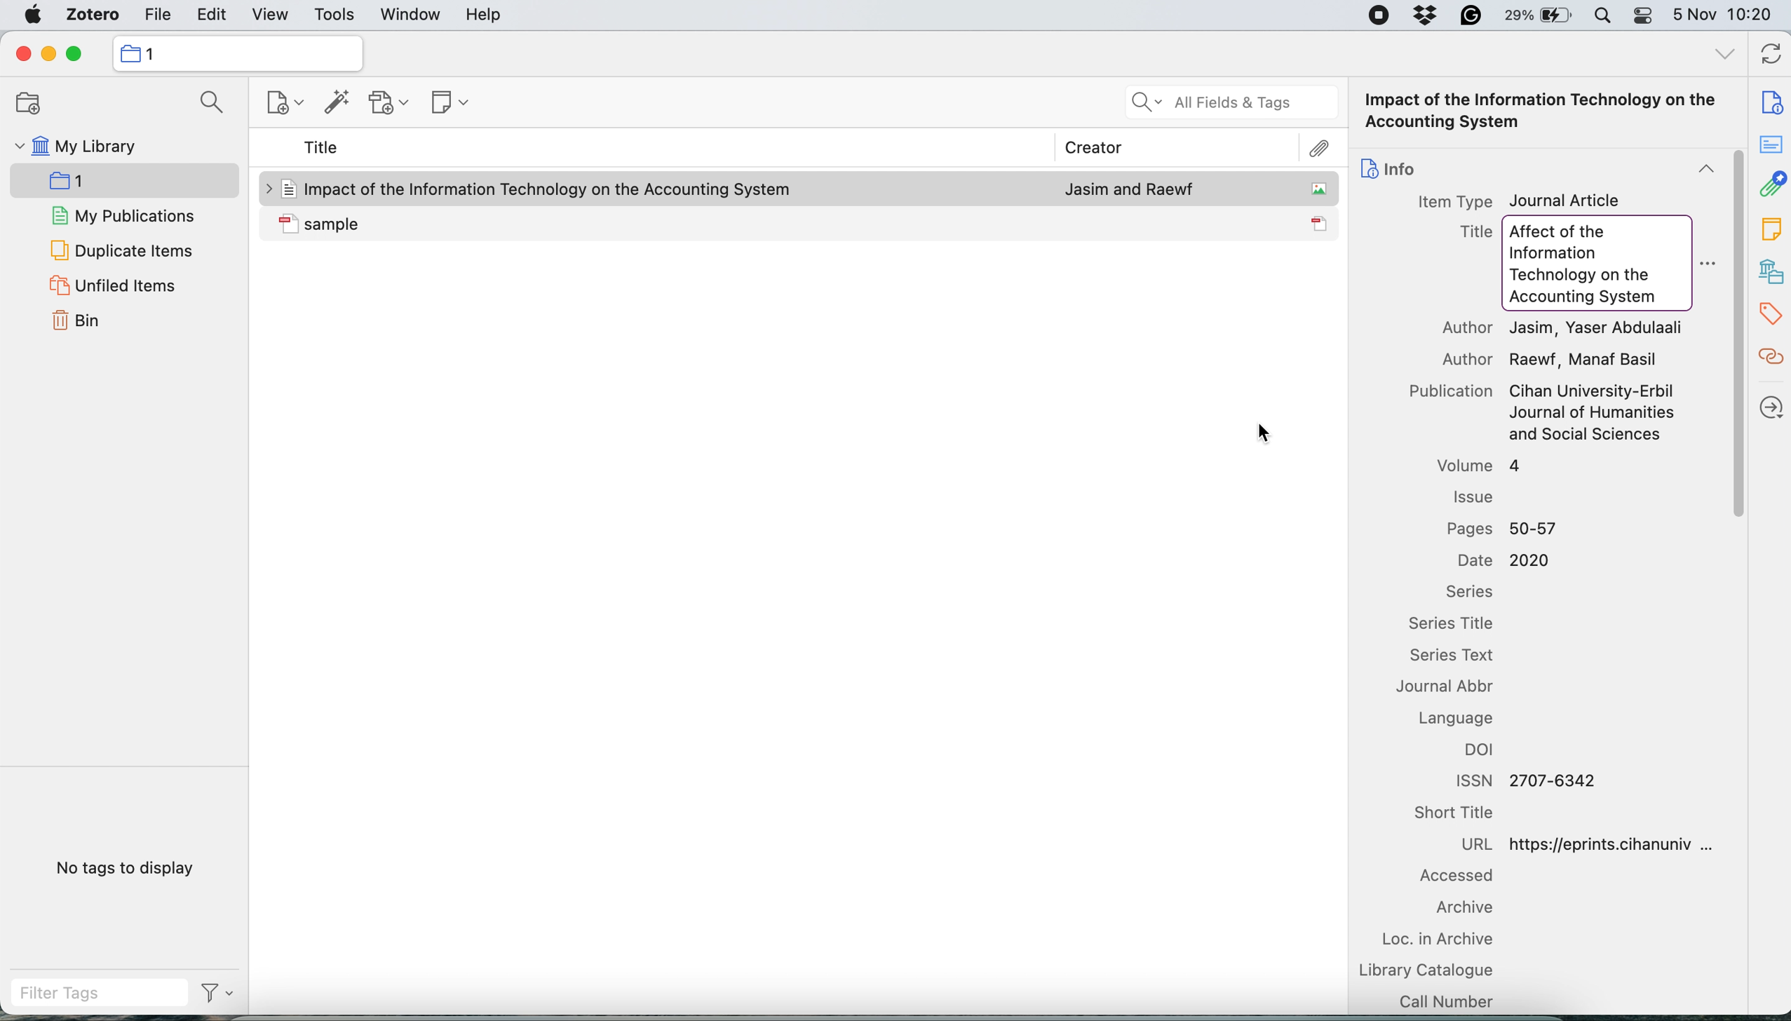 This screenshot has height=1021, width=1791. I want to click on Cihan University-Erbil Journal of Humanities and Social Sciences, so click(1595, 413).